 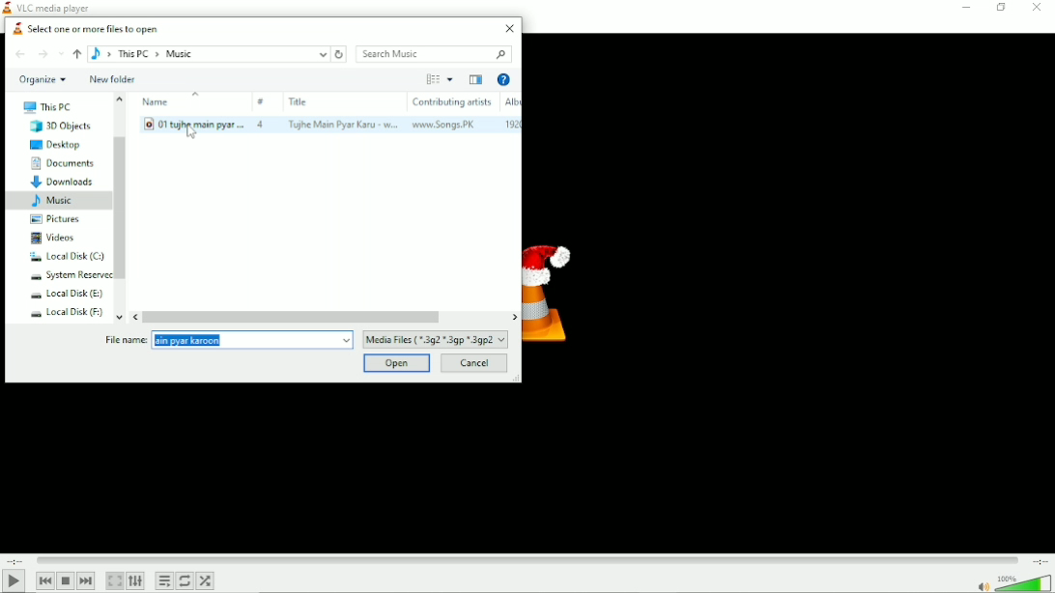 What do you see at coordinates (1038, 560) in the screenshot?
I see `Total duration` at bounding box center [1038, 560].